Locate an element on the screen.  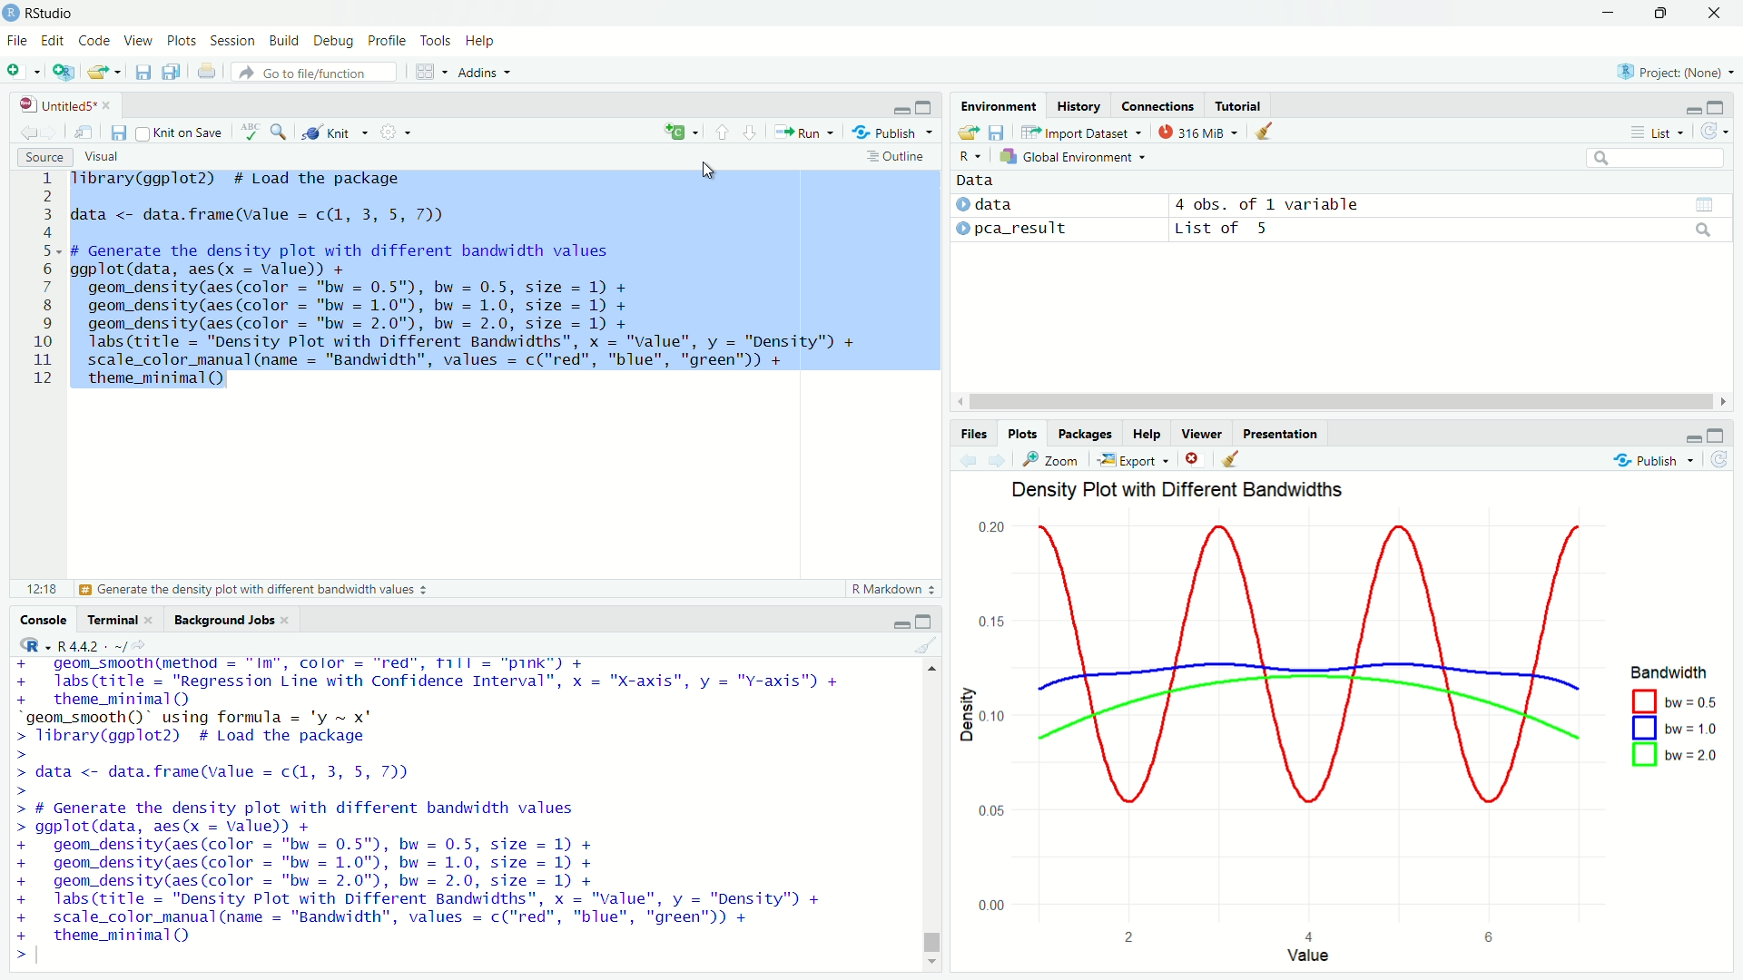
horizontal scroll bar is located at coordinates (1342, 402).